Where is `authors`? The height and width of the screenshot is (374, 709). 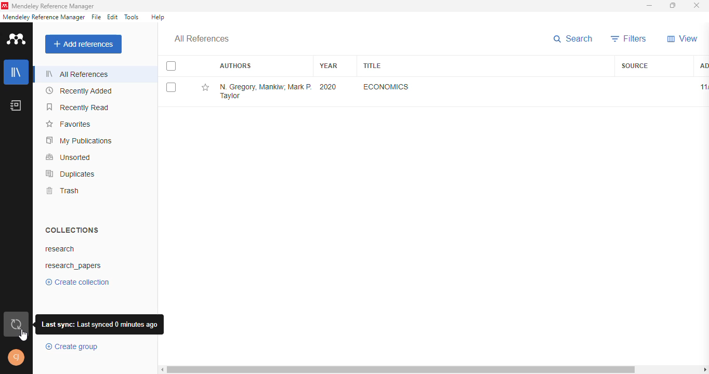 authors is located at coordinates (236, 65).